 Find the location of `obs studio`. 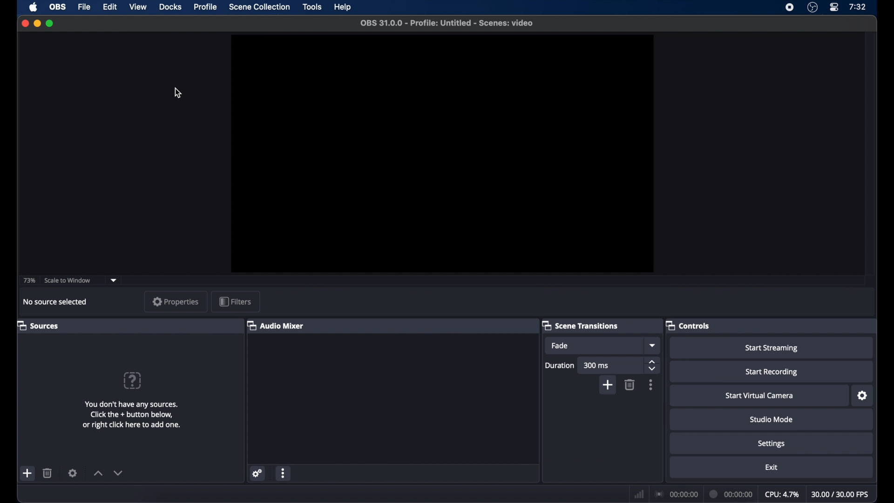

obs studio is located at coordinates (812, 7).